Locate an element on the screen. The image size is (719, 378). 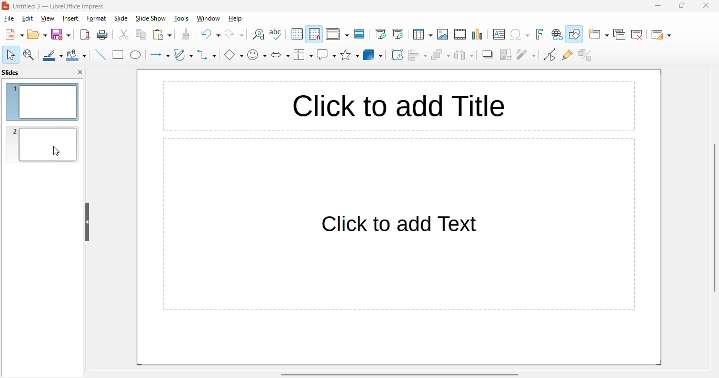
file is located at coordinates (9, 18).